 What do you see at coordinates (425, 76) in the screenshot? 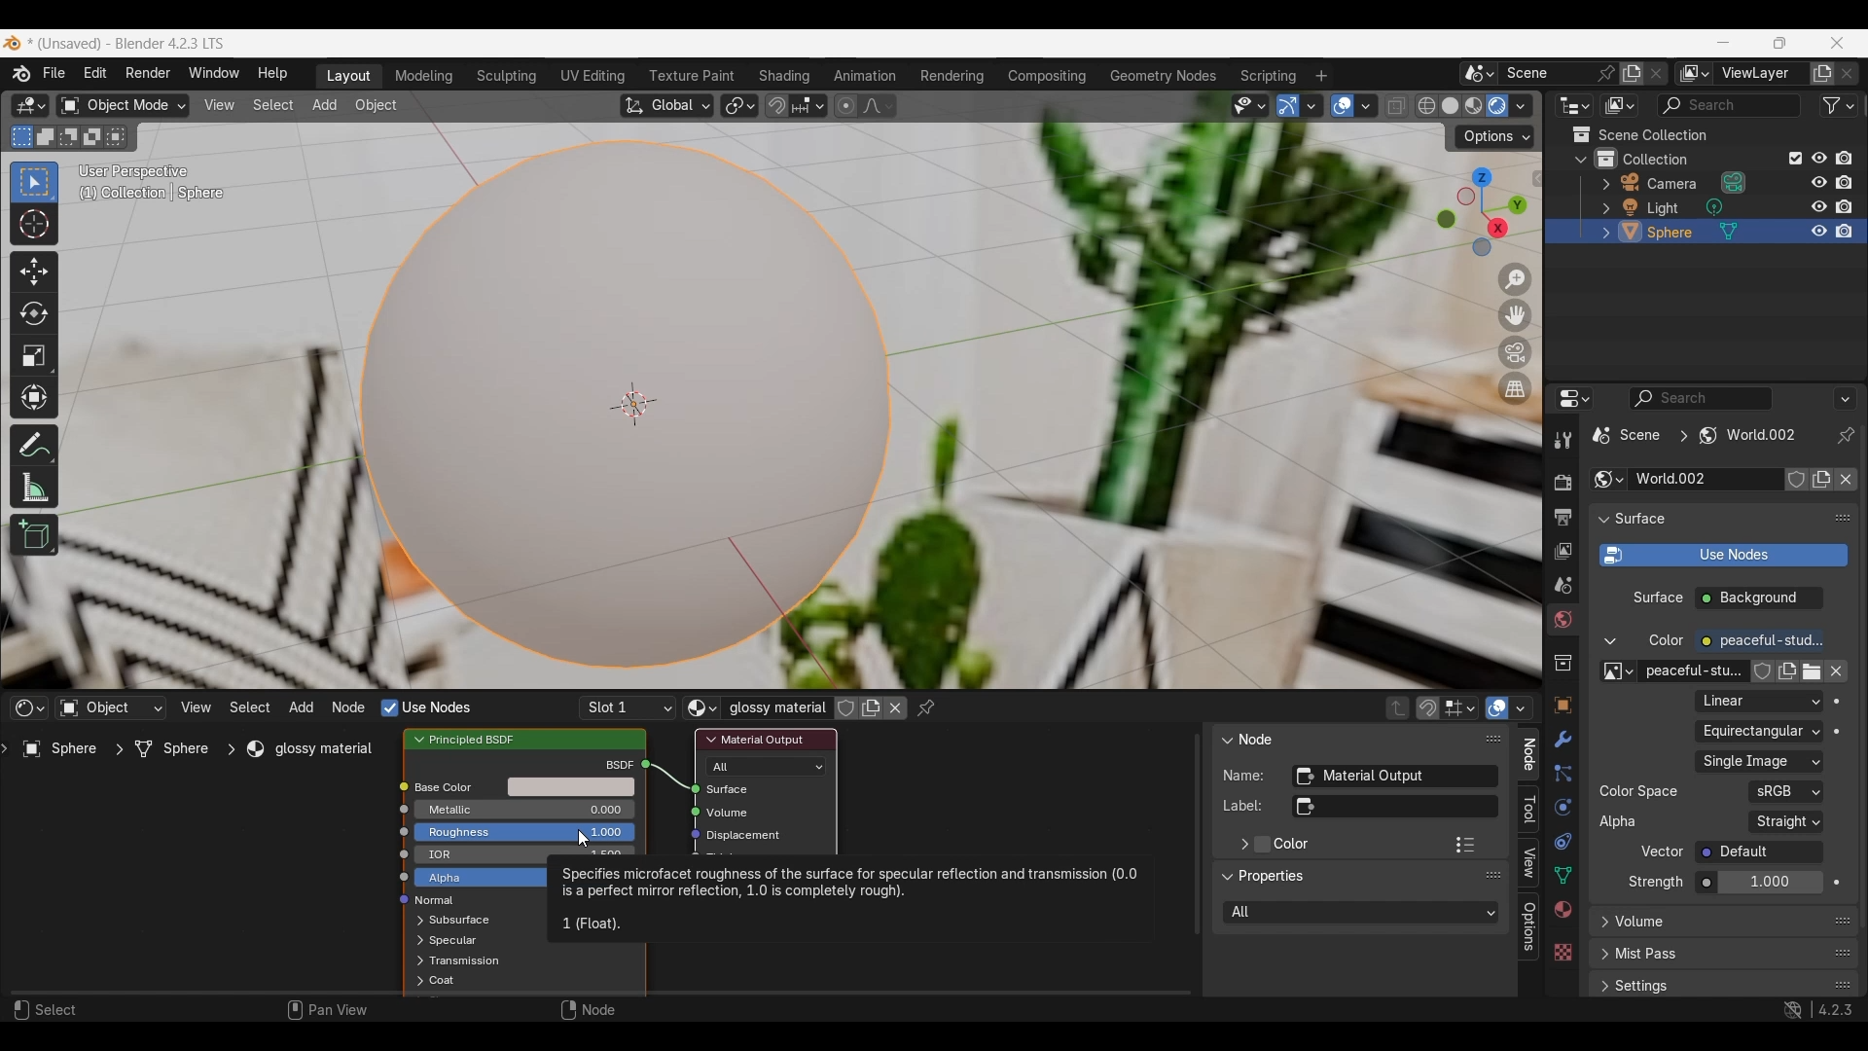
I see `Modeling workspace` at bounding box center [425, 76].